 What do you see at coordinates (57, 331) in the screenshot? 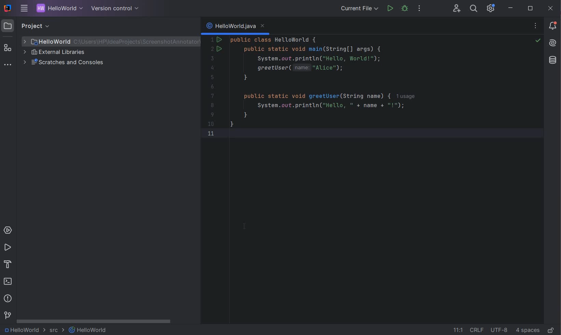
I see `SRC` at bounding box center [57, 331].